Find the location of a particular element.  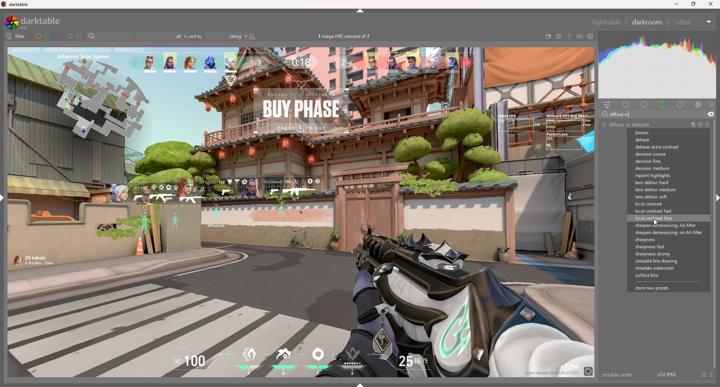

color label is located at coordinates (51, 36).